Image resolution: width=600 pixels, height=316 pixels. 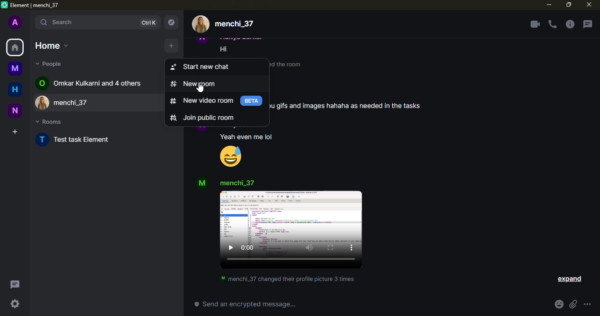 I want to click on create space, so click(x=15, y=132).